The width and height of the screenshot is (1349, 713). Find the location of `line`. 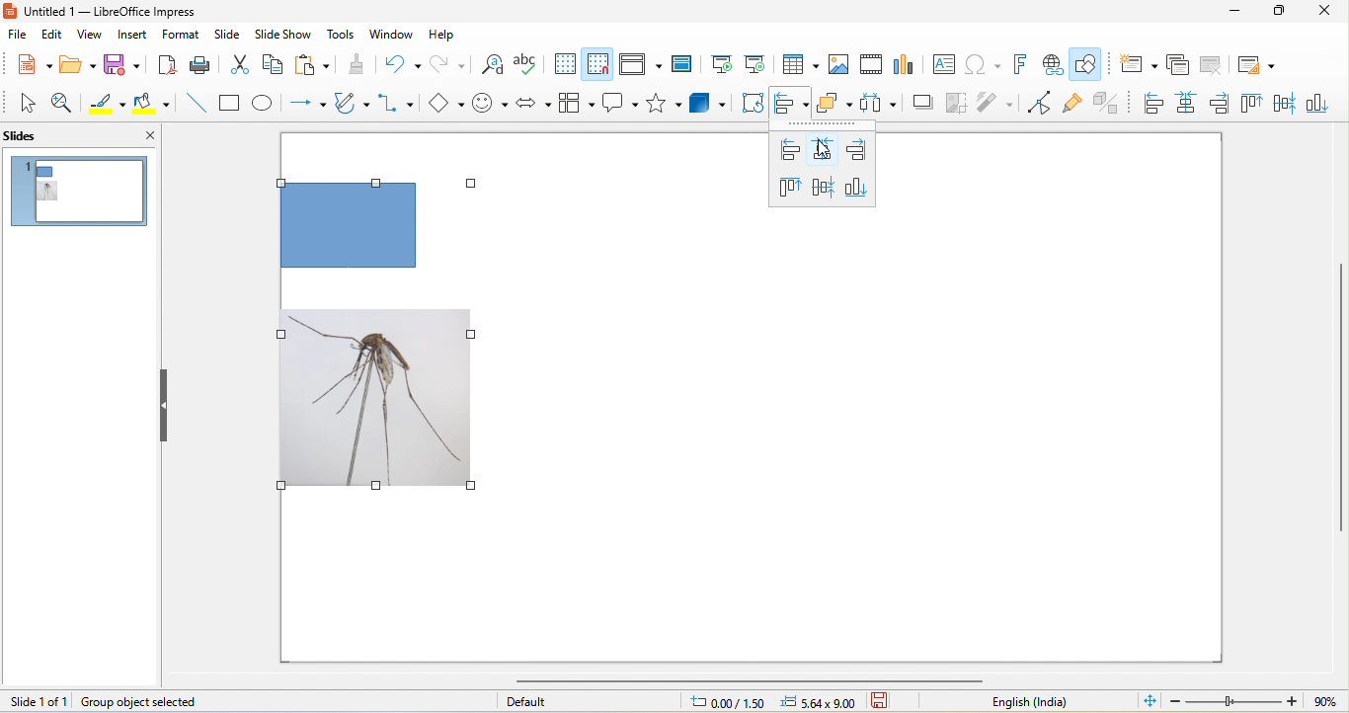

line is located at coordinates (198, 104).